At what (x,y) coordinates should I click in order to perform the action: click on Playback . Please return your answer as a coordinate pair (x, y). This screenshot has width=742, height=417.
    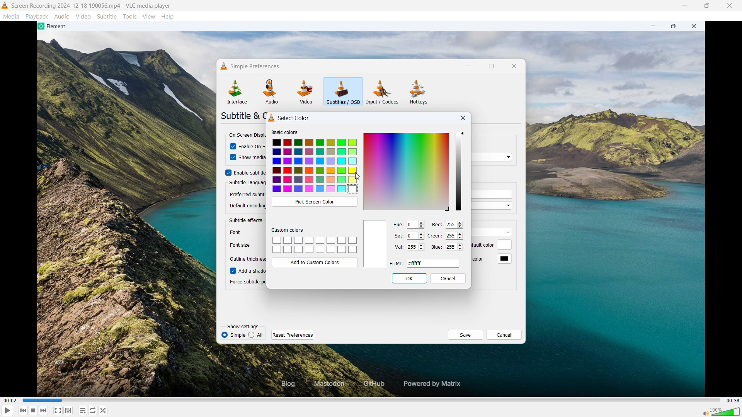
    Looking at the image, I should click on (37, 16).